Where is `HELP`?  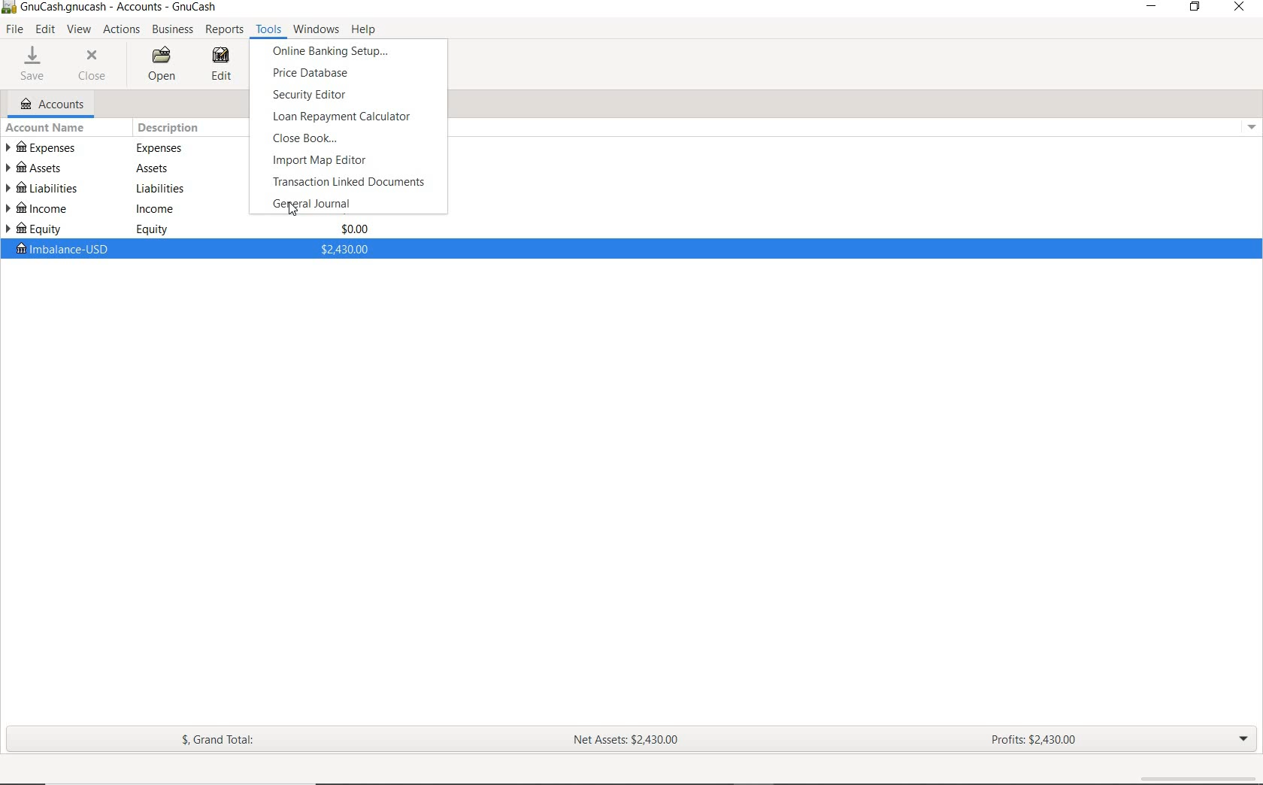 HELP is located at coordinates (362, 29).